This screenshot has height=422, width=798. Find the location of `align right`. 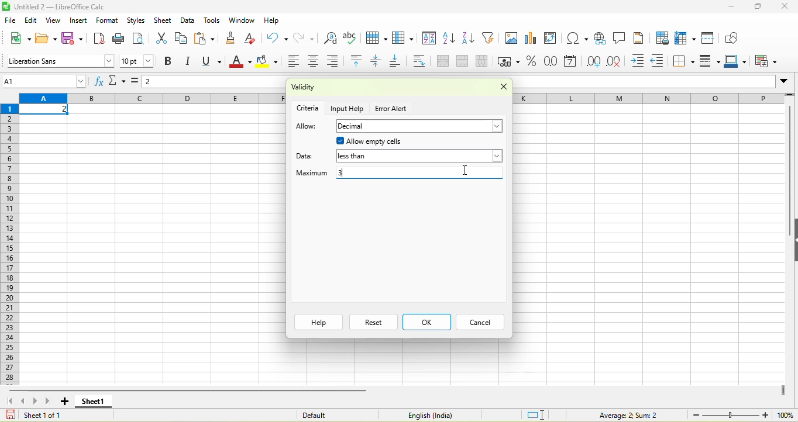

align right is located at coordinates (336, 61).